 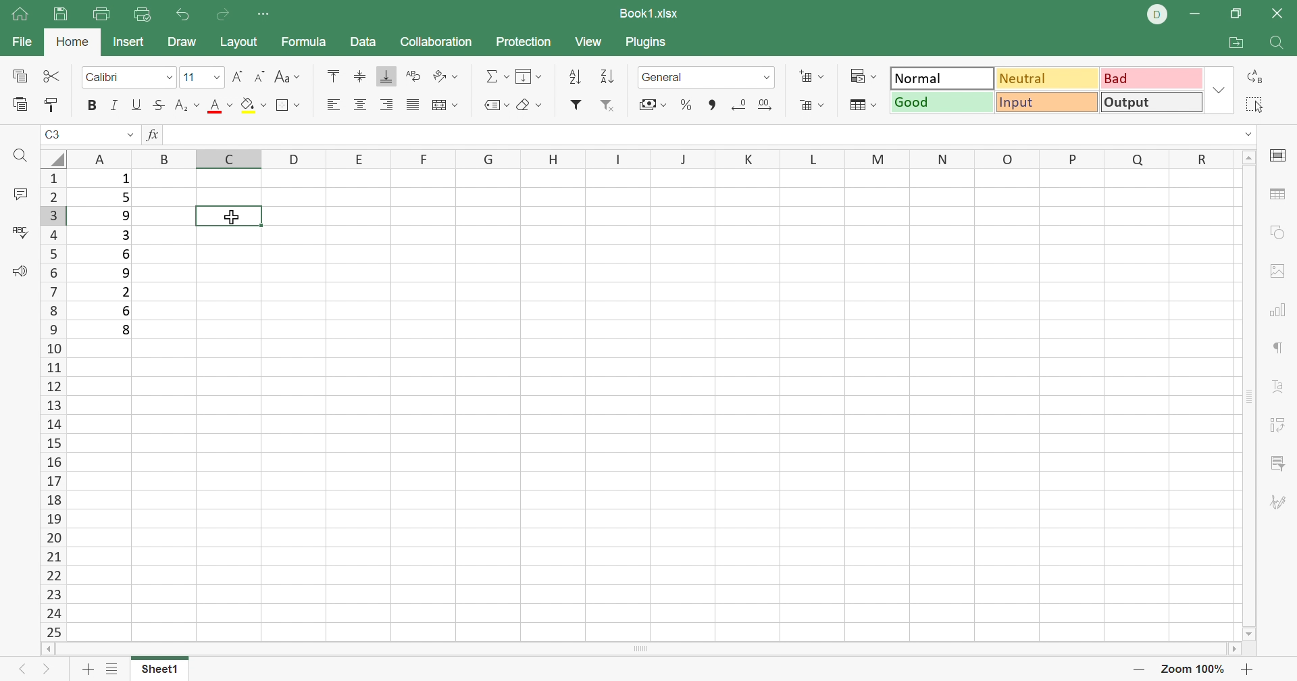 What do you see at coordinates (607, 76) in the screenshot?
I see `Sort descending` at bounding box center [607, 76].